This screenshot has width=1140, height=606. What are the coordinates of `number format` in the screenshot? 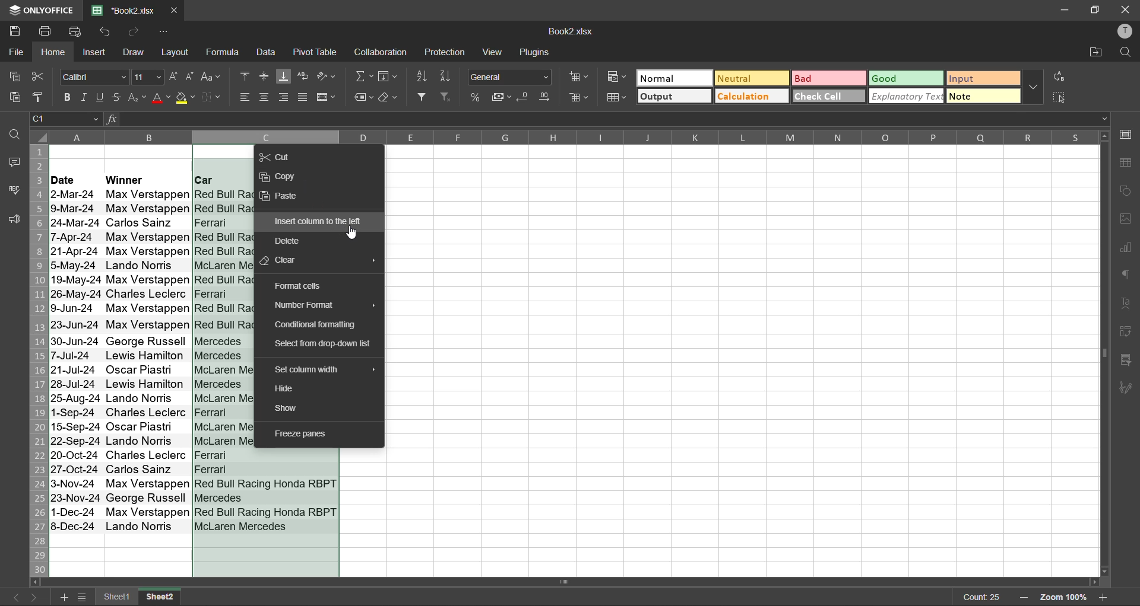 It's located at (305, 306).